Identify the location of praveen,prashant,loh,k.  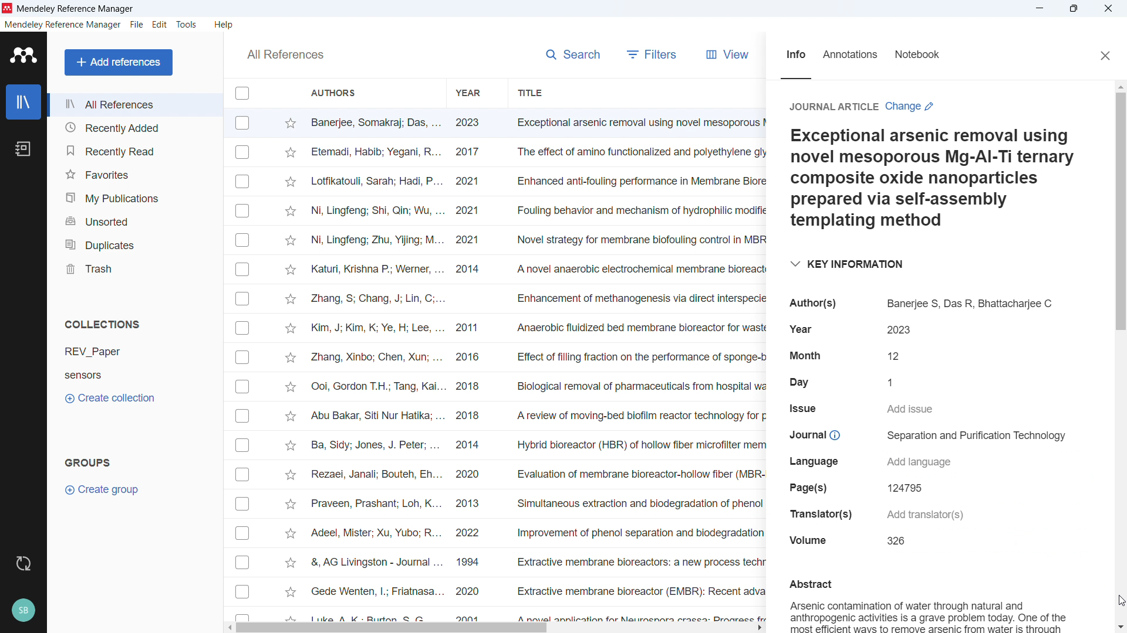
(376, 505).